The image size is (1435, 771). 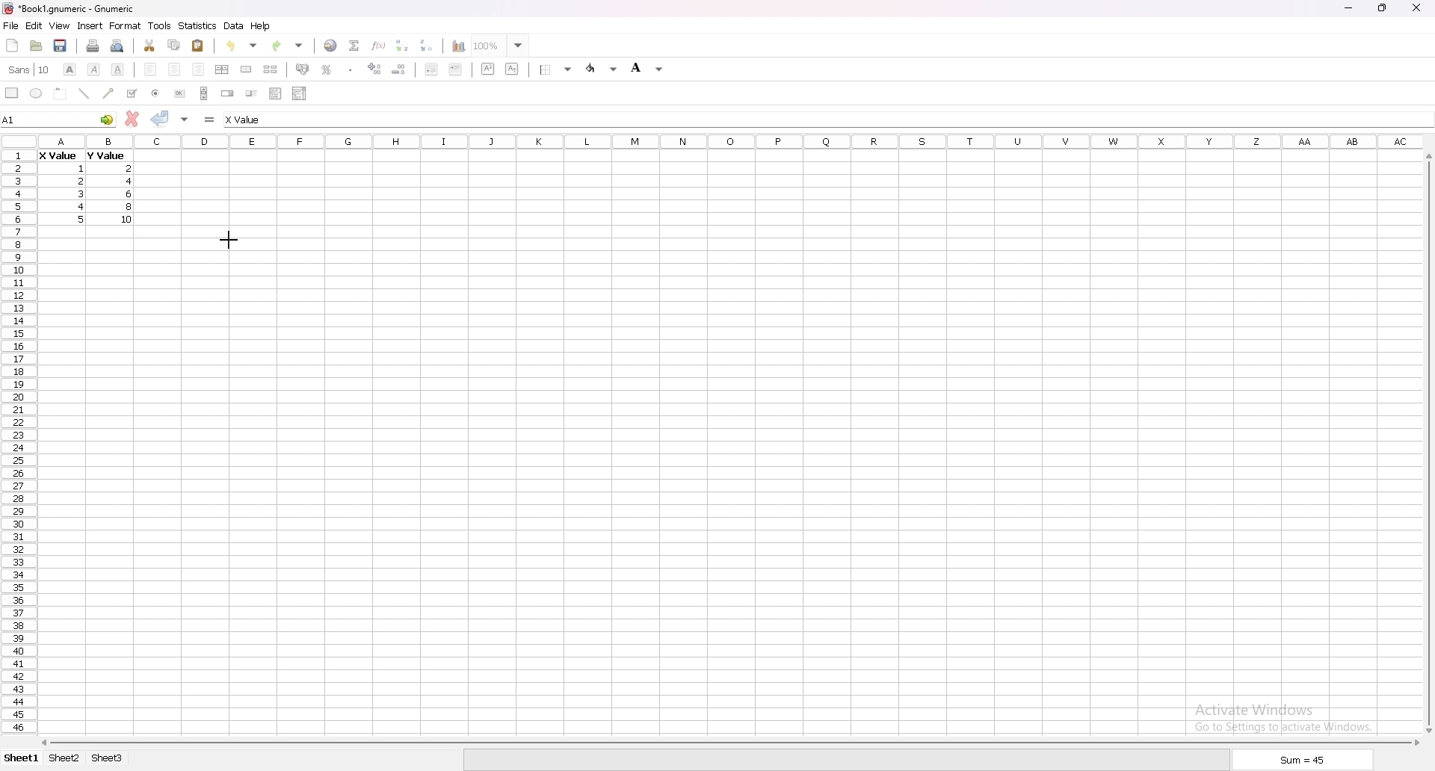 I want to click on cell input, so click(x=258, y=120).